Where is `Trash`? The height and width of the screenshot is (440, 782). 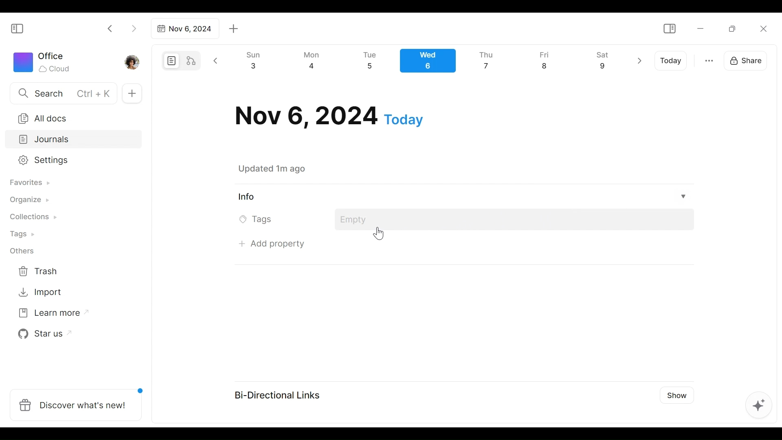
Trash is located at coordinates (39, 271).